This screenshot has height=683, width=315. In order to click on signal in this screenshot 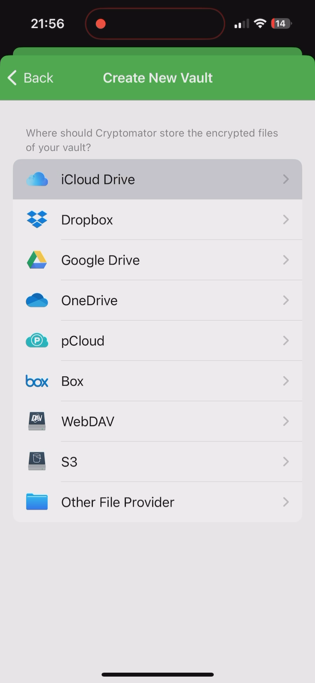, I will do `click(241, 24)`.